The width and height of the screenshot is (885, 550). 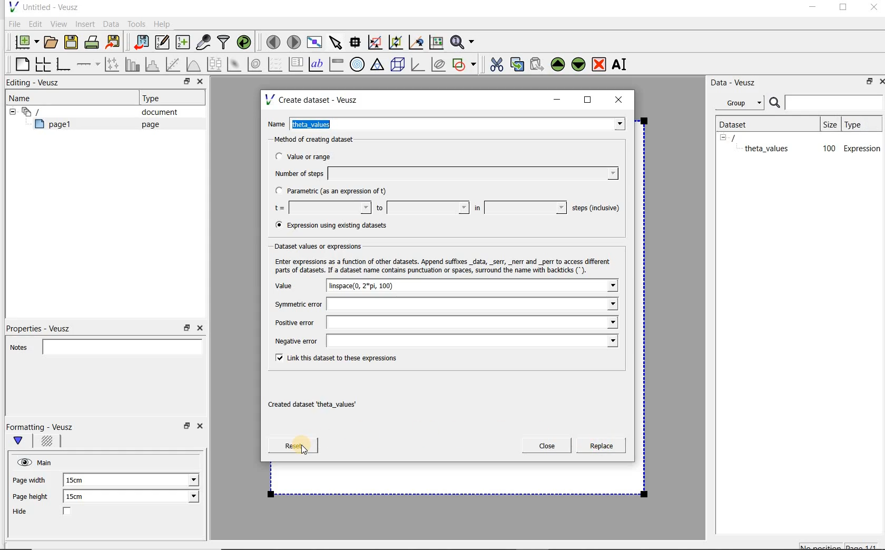 I want to click on Link this dataset to these expressions, so click(x=333, y=359).